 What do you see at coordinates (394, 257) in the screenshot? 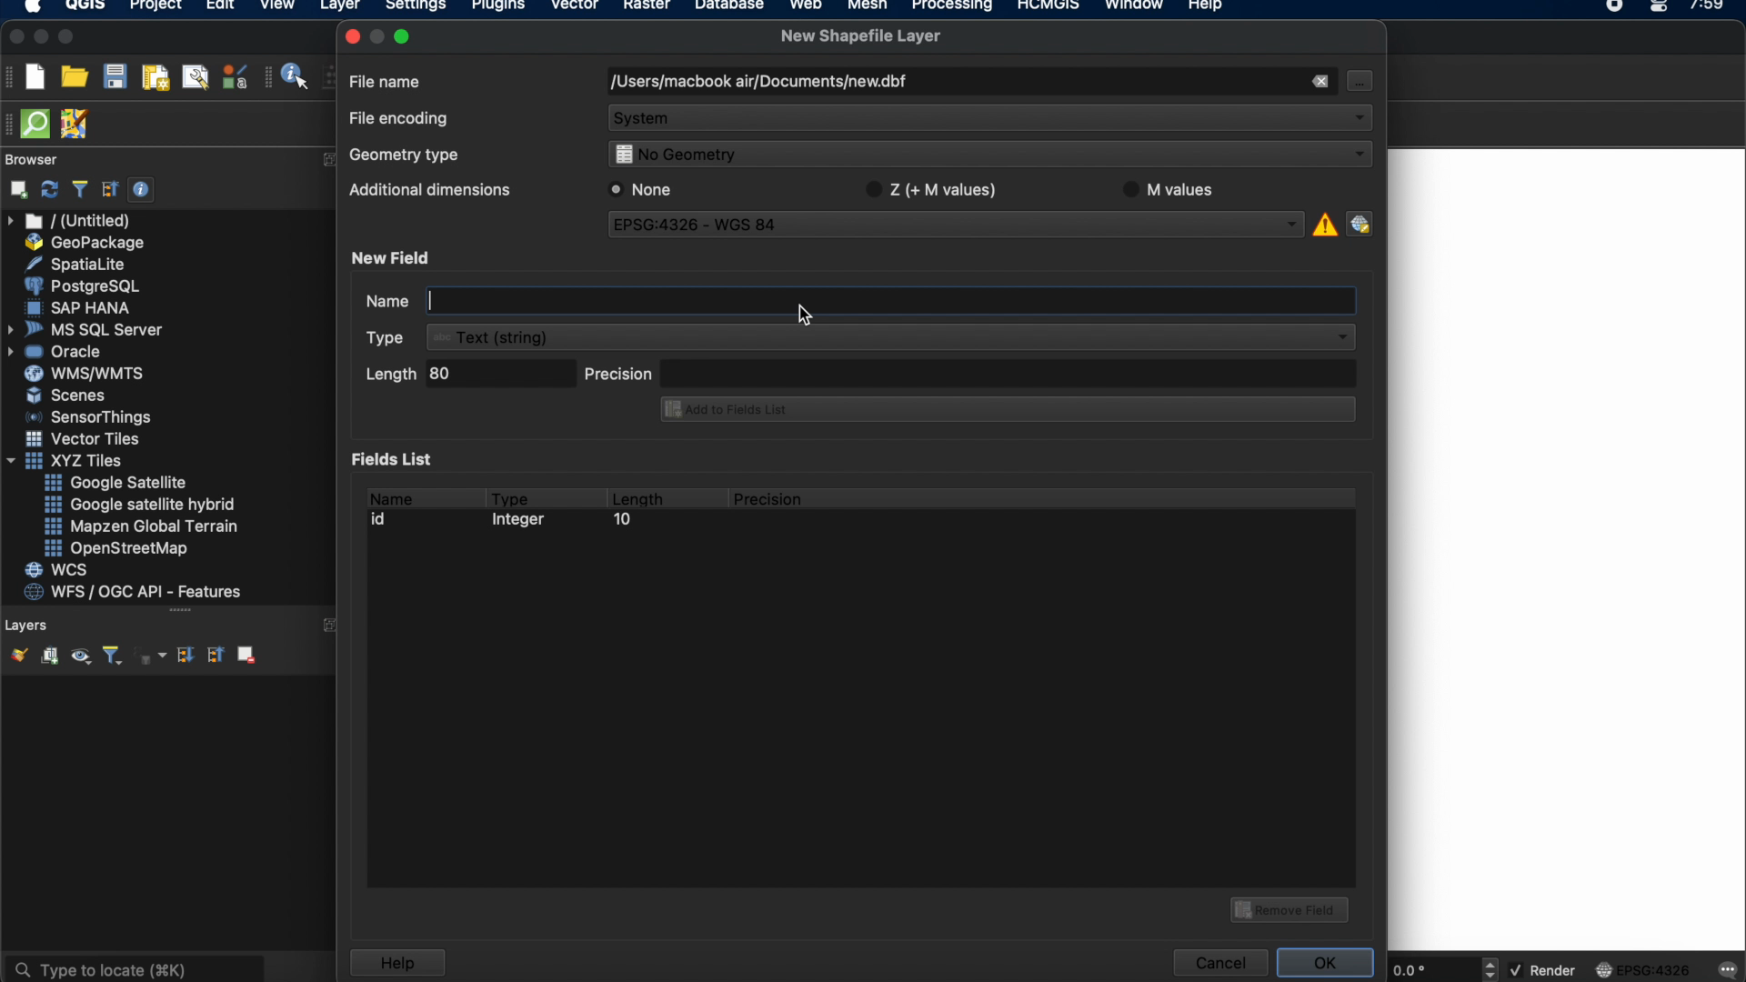
I see `new field` at bounding box center [394, 257].